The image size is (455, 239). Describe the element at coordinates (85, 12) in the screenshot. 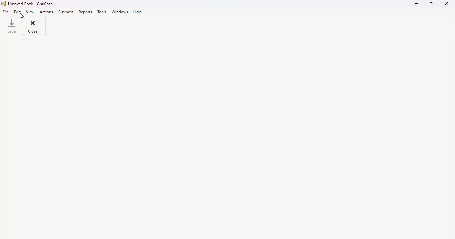

I see `Reports` at that location.